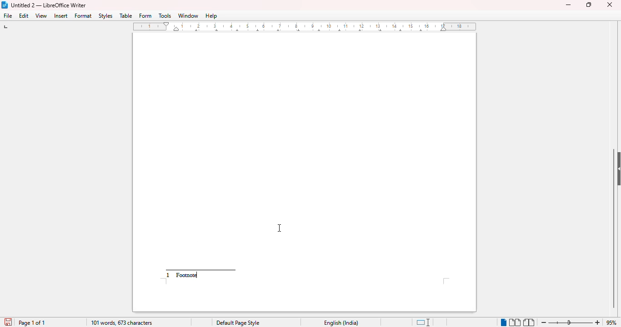  Describe the element at coordinates (83, 15) in the screenshot. I see `format` at that location.